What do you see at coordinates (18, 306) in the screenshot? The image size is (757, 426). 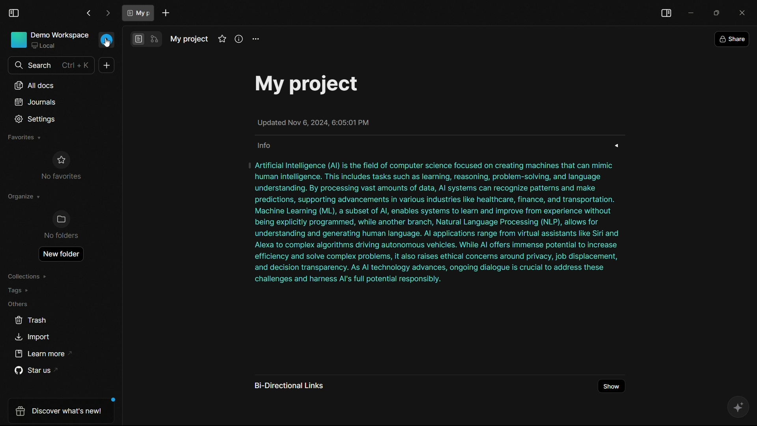 I see `others` at bounding box center [18, 306].